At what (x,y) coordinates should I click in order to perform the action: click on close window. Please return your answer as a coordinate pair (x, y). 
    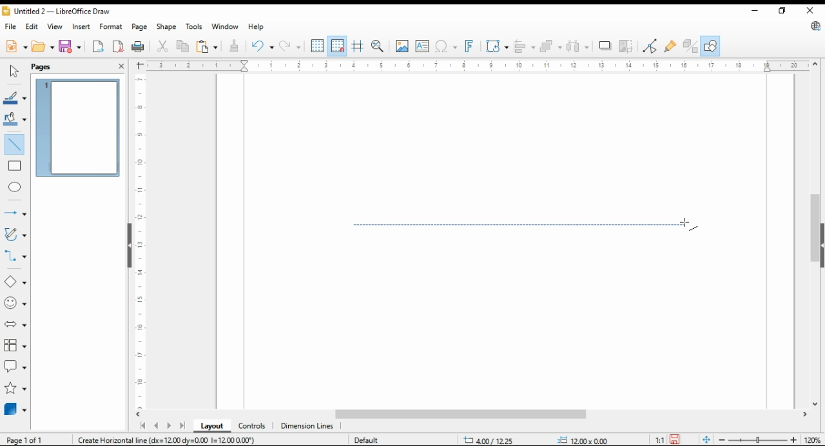
    Looking at the image, I should click on (811, 10).